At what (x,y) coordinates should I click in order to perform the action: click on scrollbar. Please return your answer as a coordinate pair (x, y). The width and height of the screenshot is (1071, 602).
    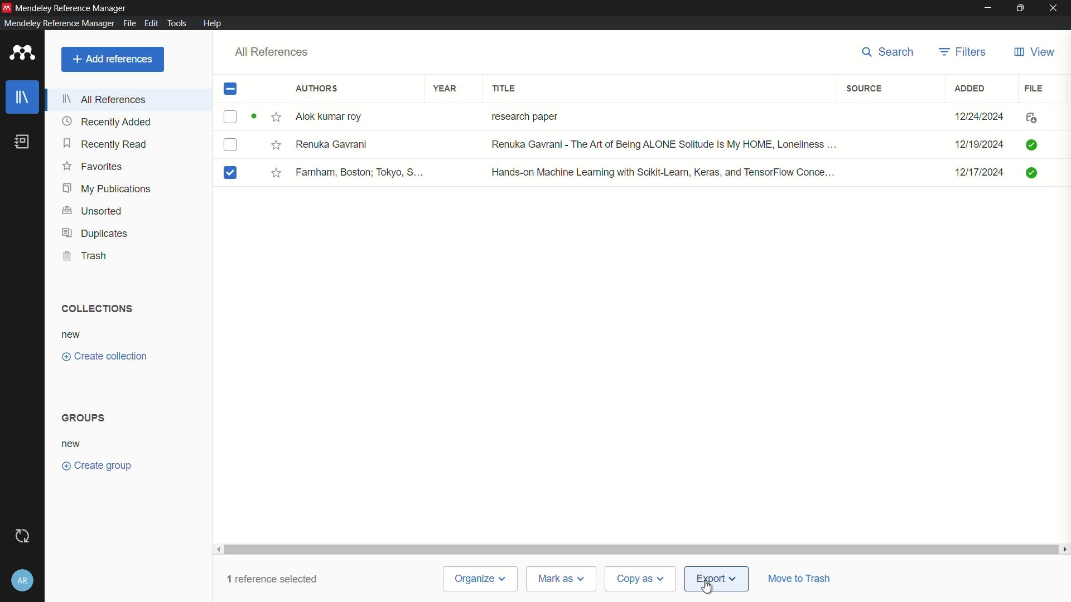
    Looking at the image, I should click on (642, 549).